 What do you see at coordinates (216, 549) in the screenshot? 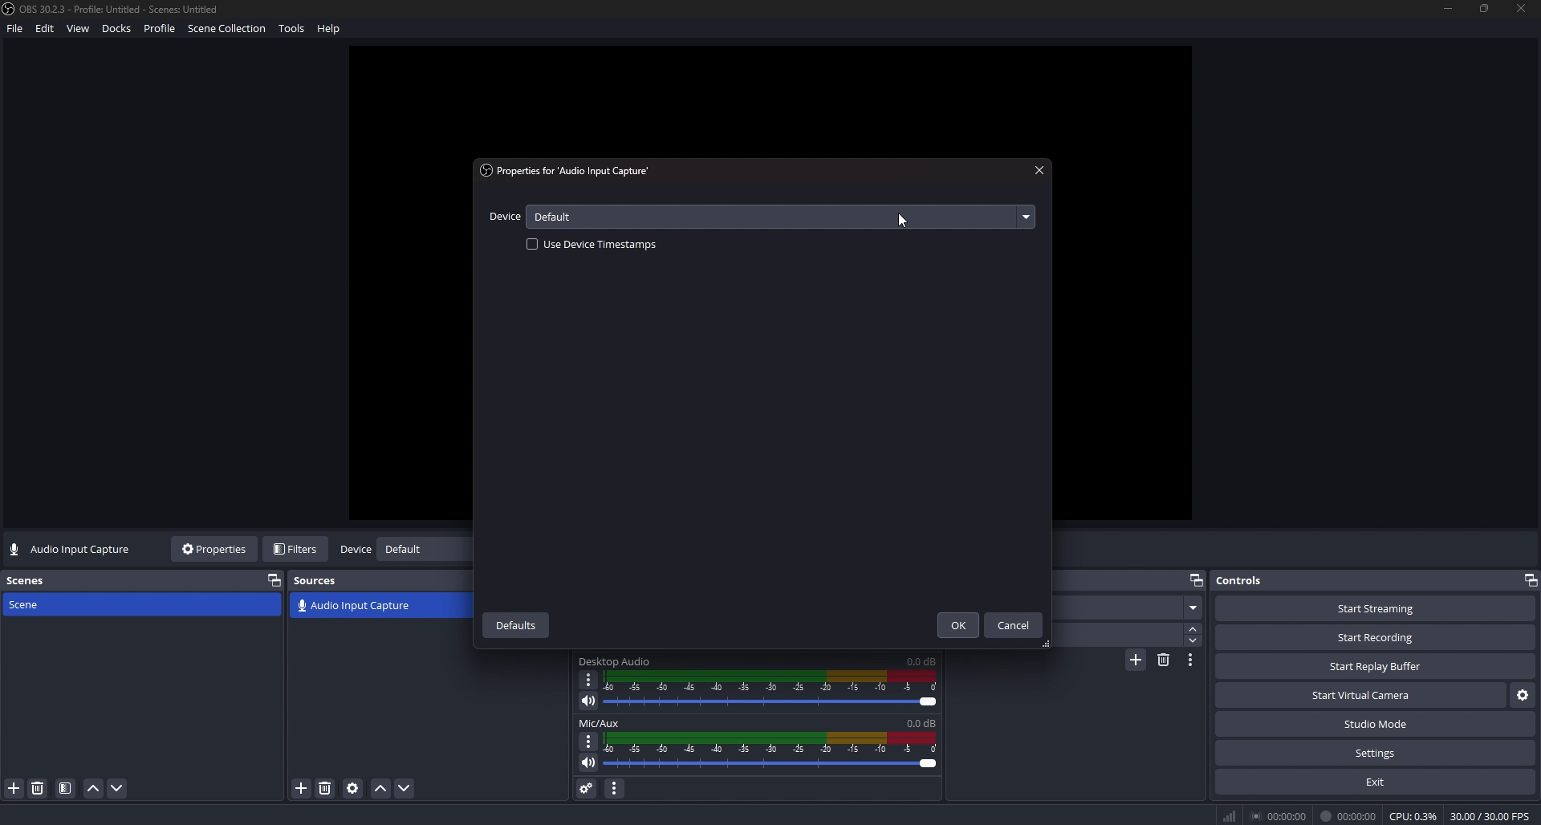
I see `properties` at bounding box center [216, 549].